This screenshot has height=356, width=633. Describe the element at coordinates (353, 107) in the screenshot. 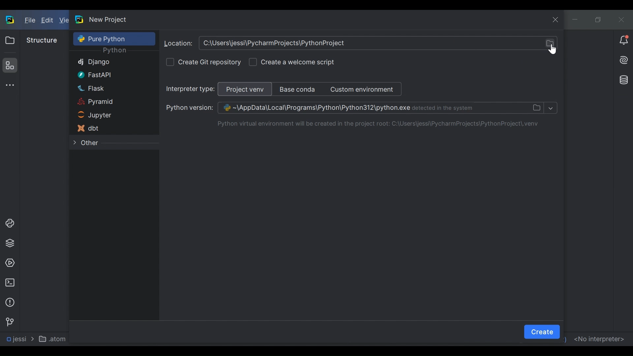

I see `Browse Python Version` at that location.